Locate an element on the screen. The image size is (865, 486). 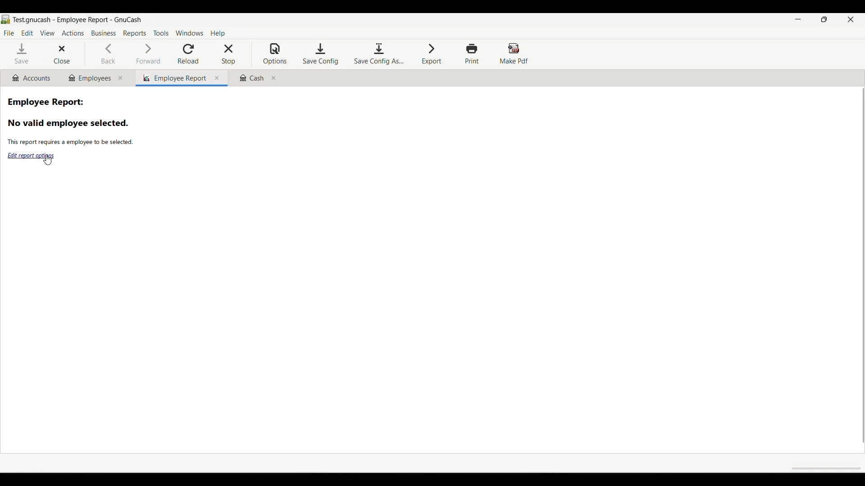
Export is located at coordinates (431, 54).